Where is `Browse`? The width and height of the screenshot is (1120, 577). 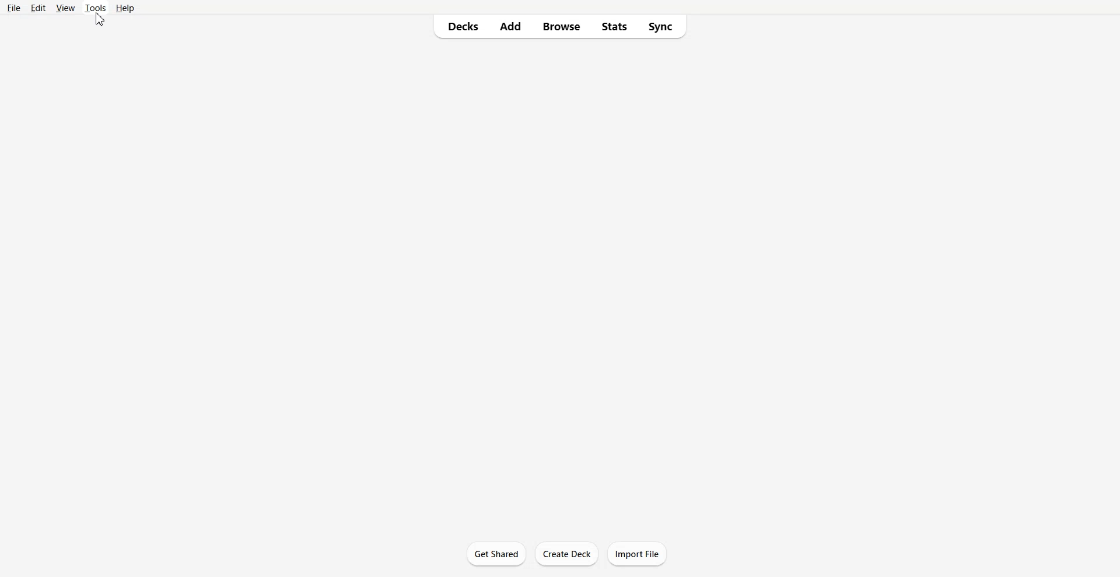 Browse is located at coordinates (562, 27).